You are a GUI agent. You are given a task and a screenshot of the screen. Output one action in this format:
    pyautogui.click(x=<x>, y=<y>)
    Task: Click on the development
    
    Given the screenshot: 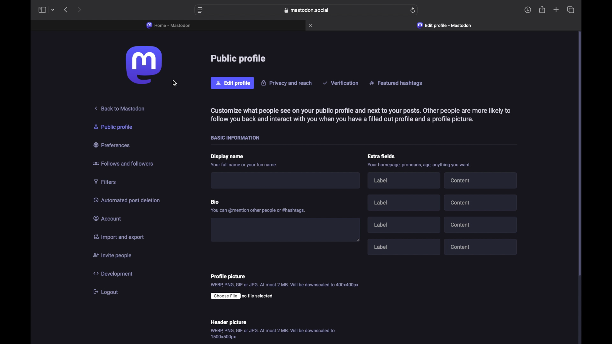 What is the action you would take?
    pyautogui.click(x=113, y=274)
    